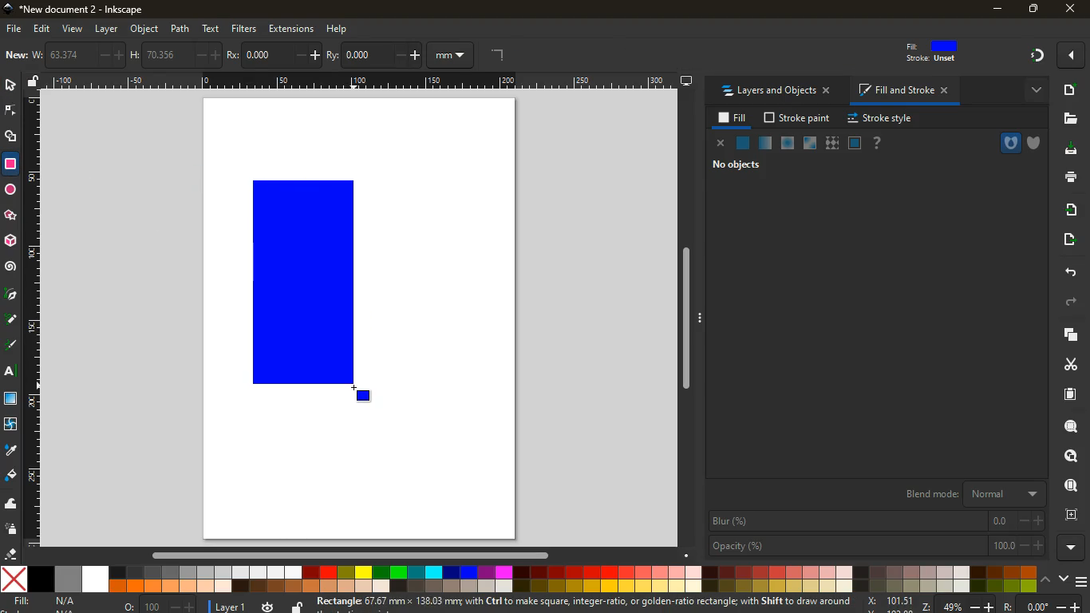 This screenshot has height=613, width=1090. Describe the element at coordinates (12, 166) in the screenshot. I see `rectangle tool` at that location.